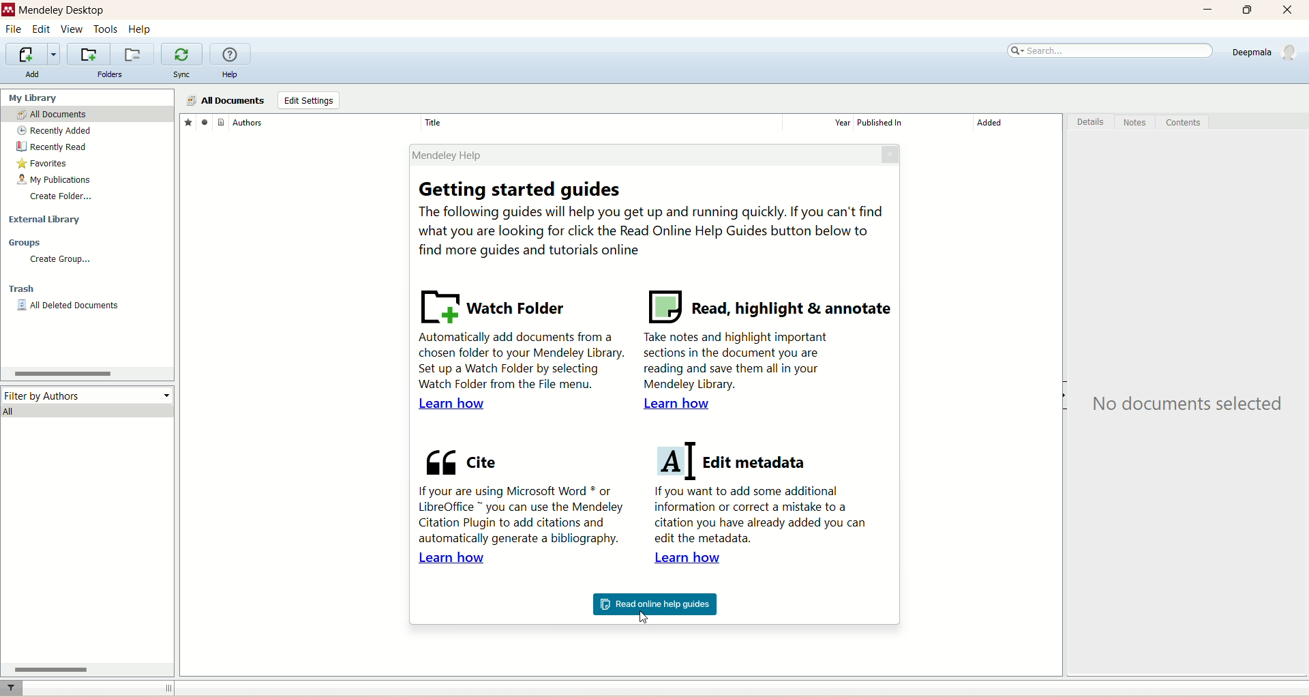 The image size is (1309, 697). Describe the element at coordinates (768, 306) in the screenshot. I see `read, highlight & annotate` at that location.